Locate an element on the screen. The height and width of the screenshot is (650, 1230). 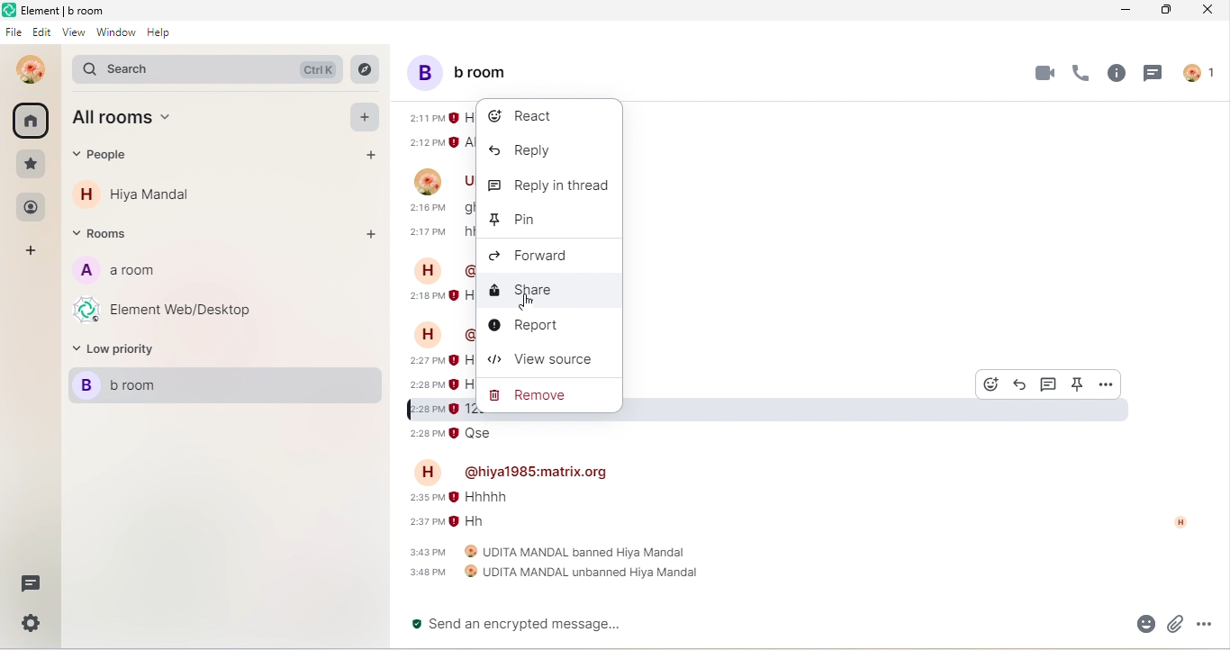
2:27 pm Hh is located at coordinates (439, 361).